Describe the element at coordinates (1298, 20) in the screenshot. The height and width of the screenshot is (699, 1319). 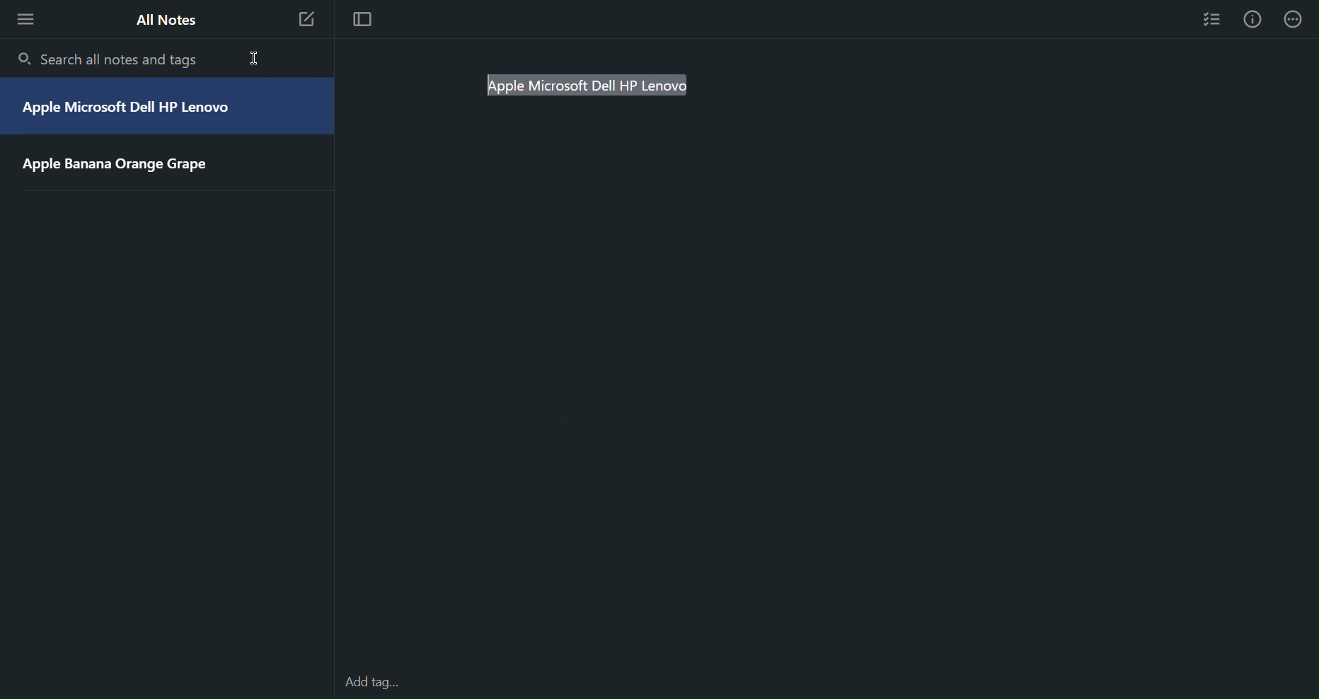
I see `More` at that location.